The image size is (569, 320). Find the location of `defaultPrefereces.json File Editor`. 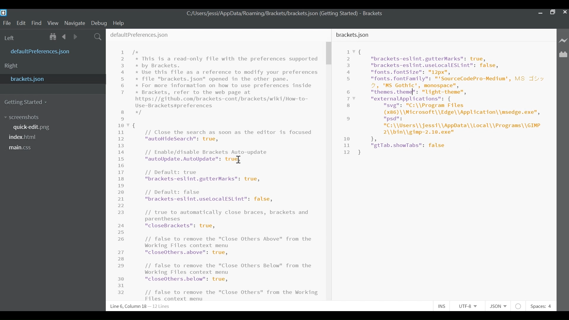

defaultPrefereces.json File Editor is located at coordinates (215, 164).